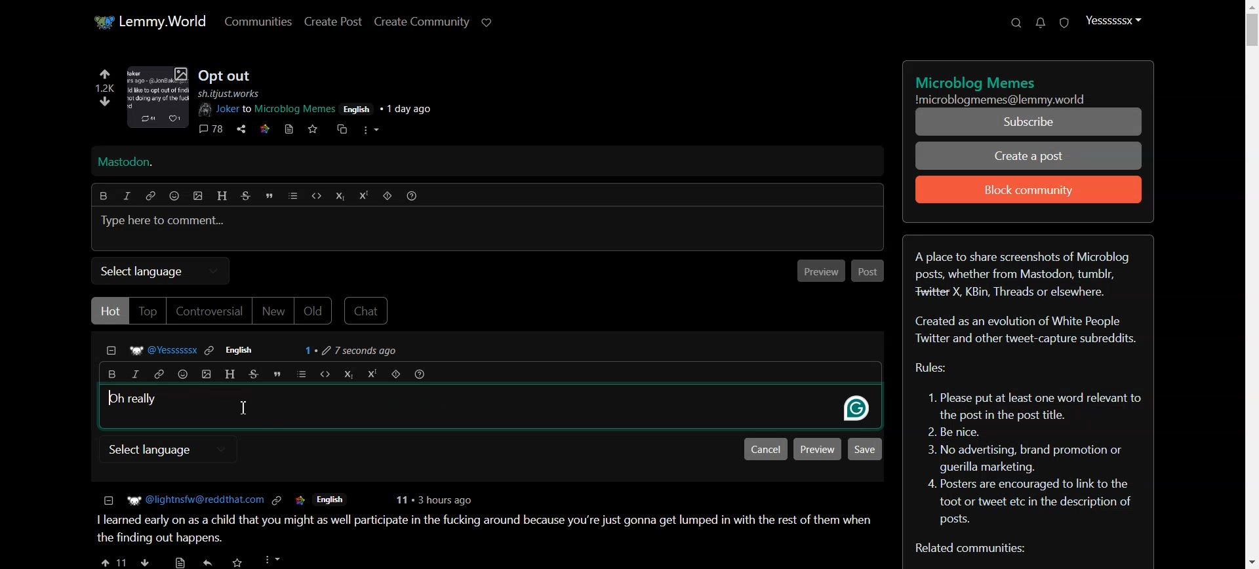  What do you see at coordinates (257, 21) in the screenshot?
I see `Communities` at bounding box center [257, 21].